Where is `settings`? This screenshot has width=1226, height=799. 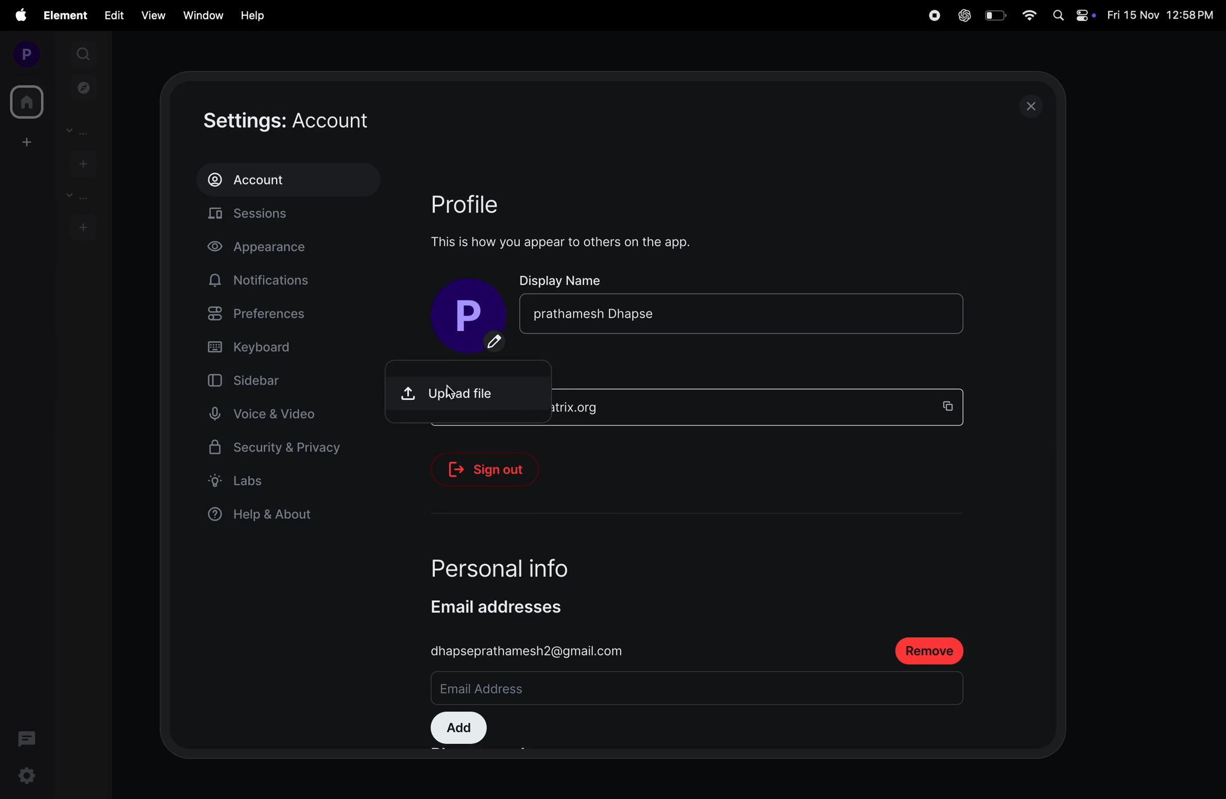 settings is located at coordinates (25, 777).